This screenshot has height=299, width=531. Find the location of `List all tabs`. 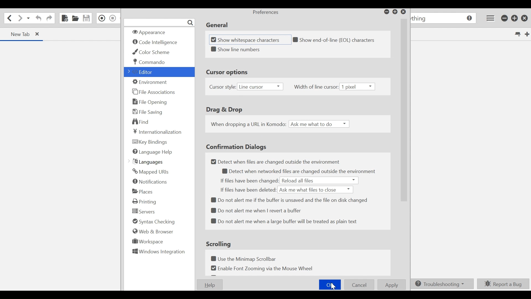

List all tabs is located at coordinates (518, 33).